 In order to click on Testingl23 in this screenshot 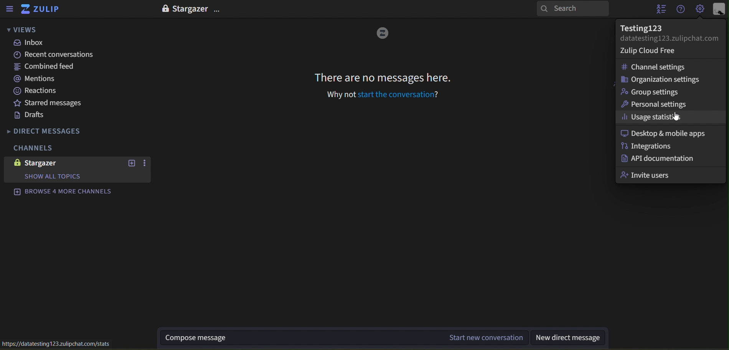, I will do `click(653, 26)`.